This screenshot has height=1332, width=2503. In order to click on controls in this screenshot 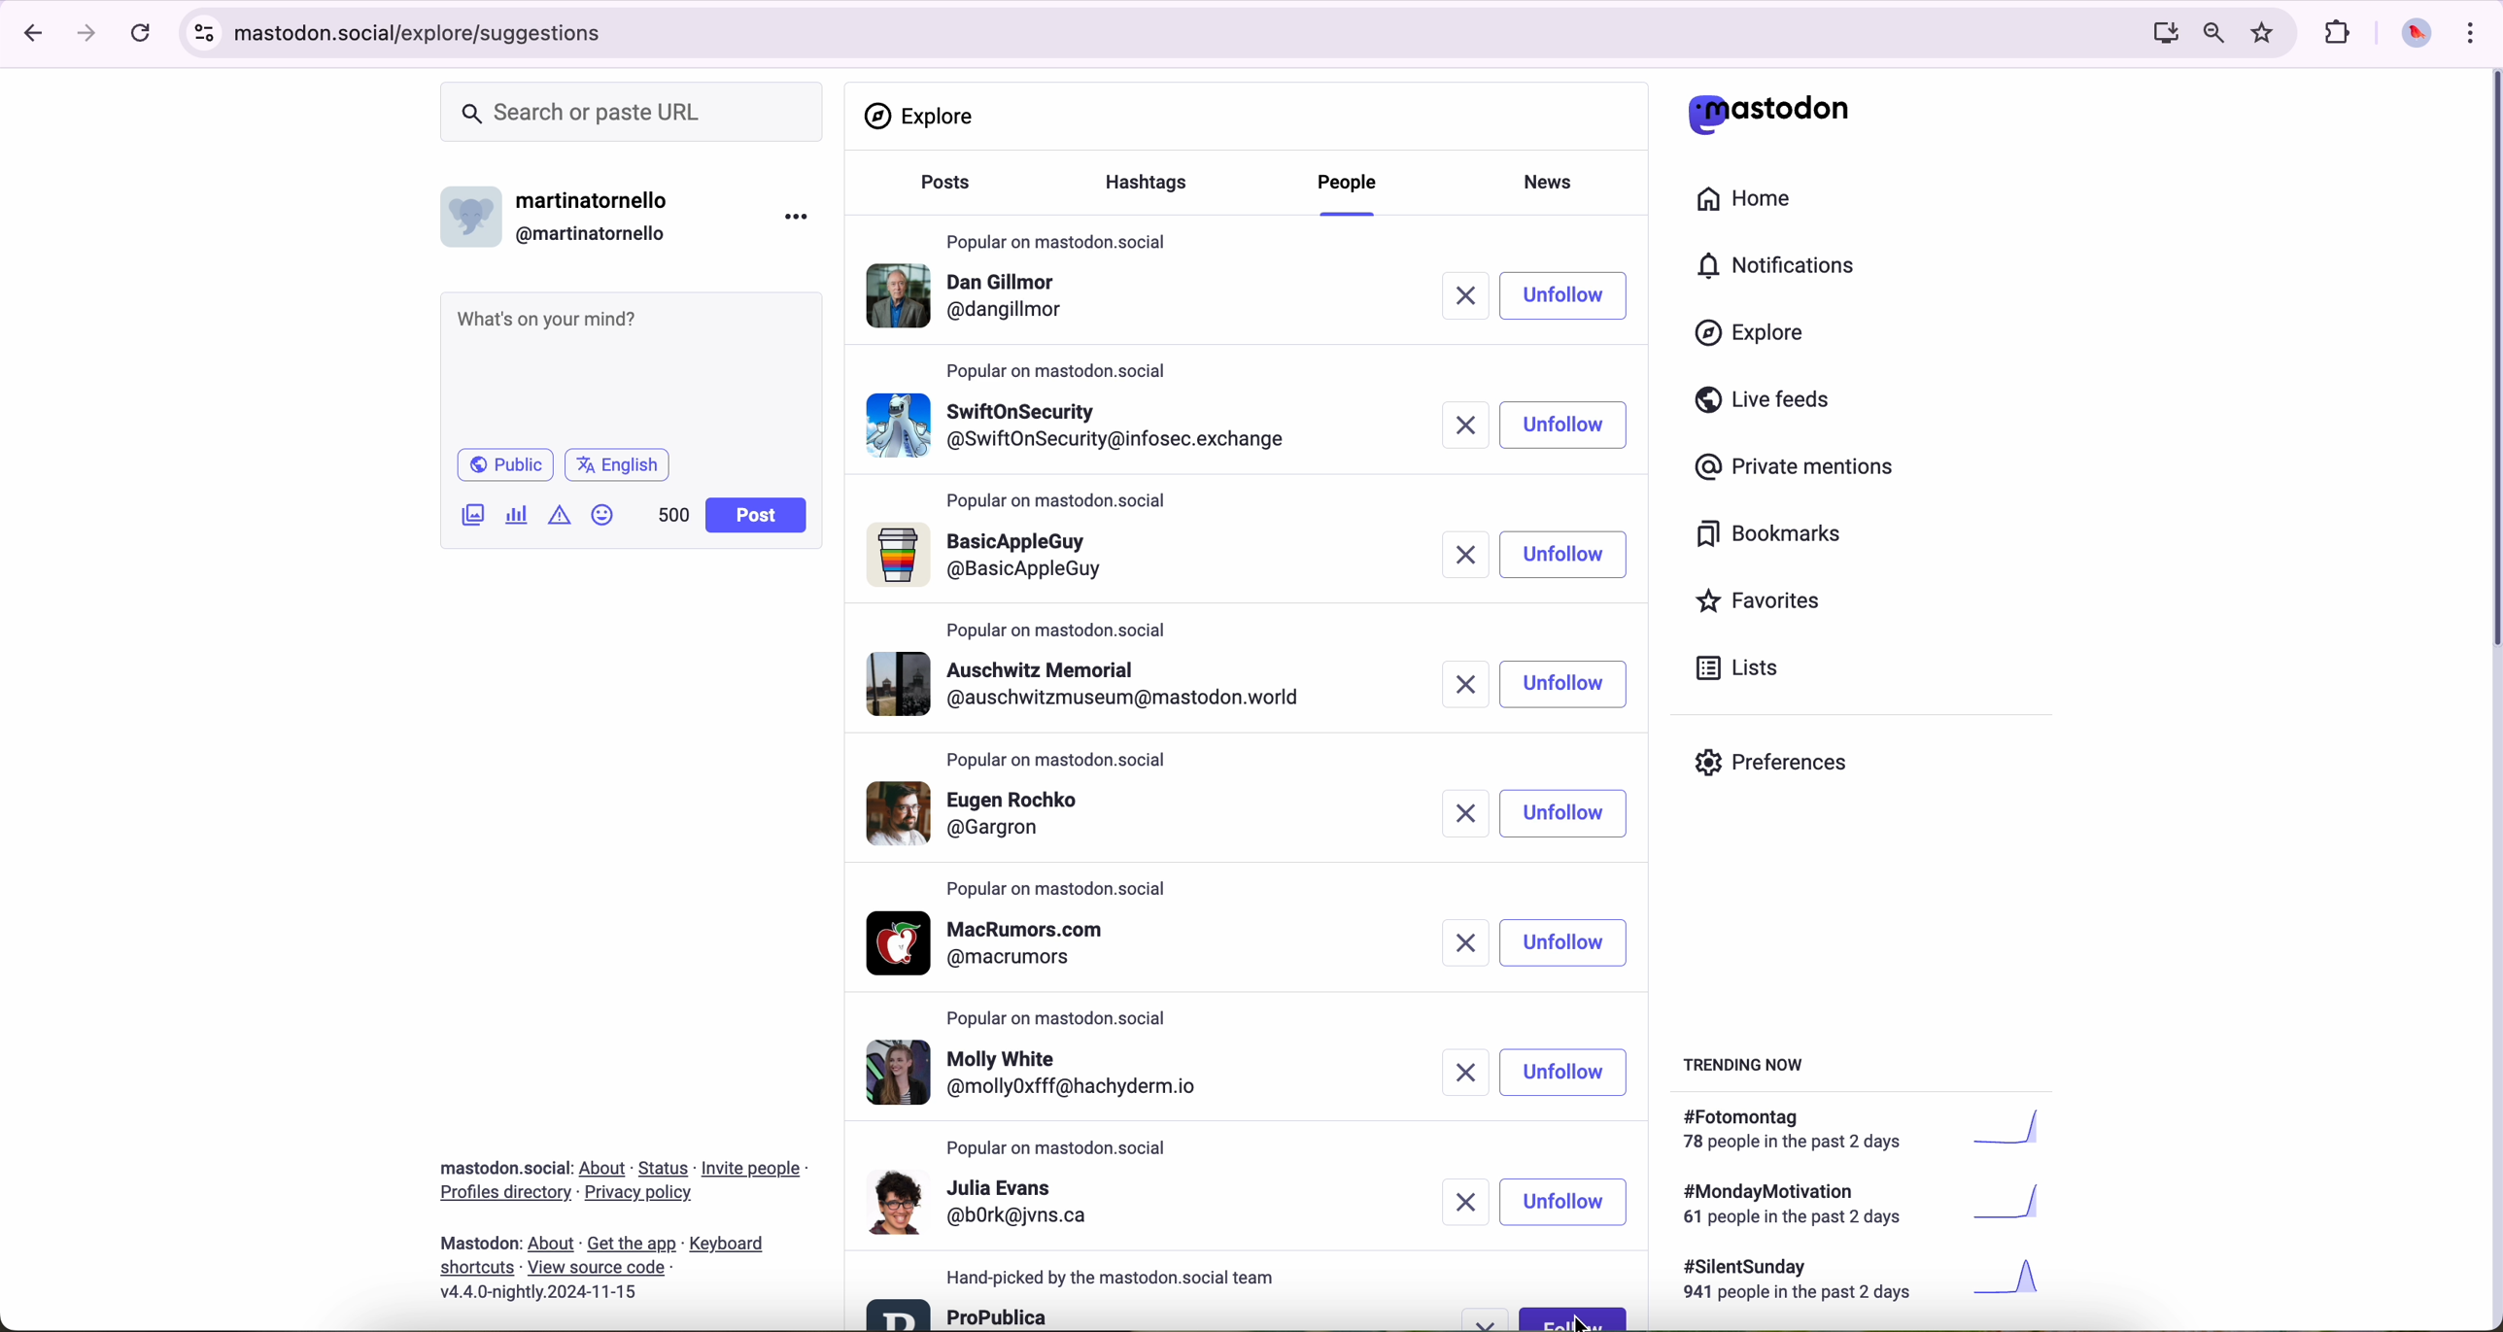, I will do `click(205, 33)`.